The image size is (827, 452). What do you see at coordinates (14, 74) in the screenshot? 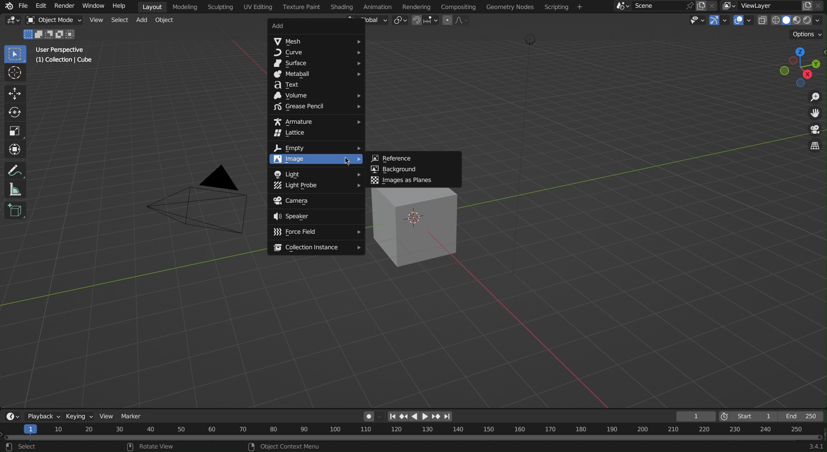
I see `Cursor` at bounding box center [14, 74].